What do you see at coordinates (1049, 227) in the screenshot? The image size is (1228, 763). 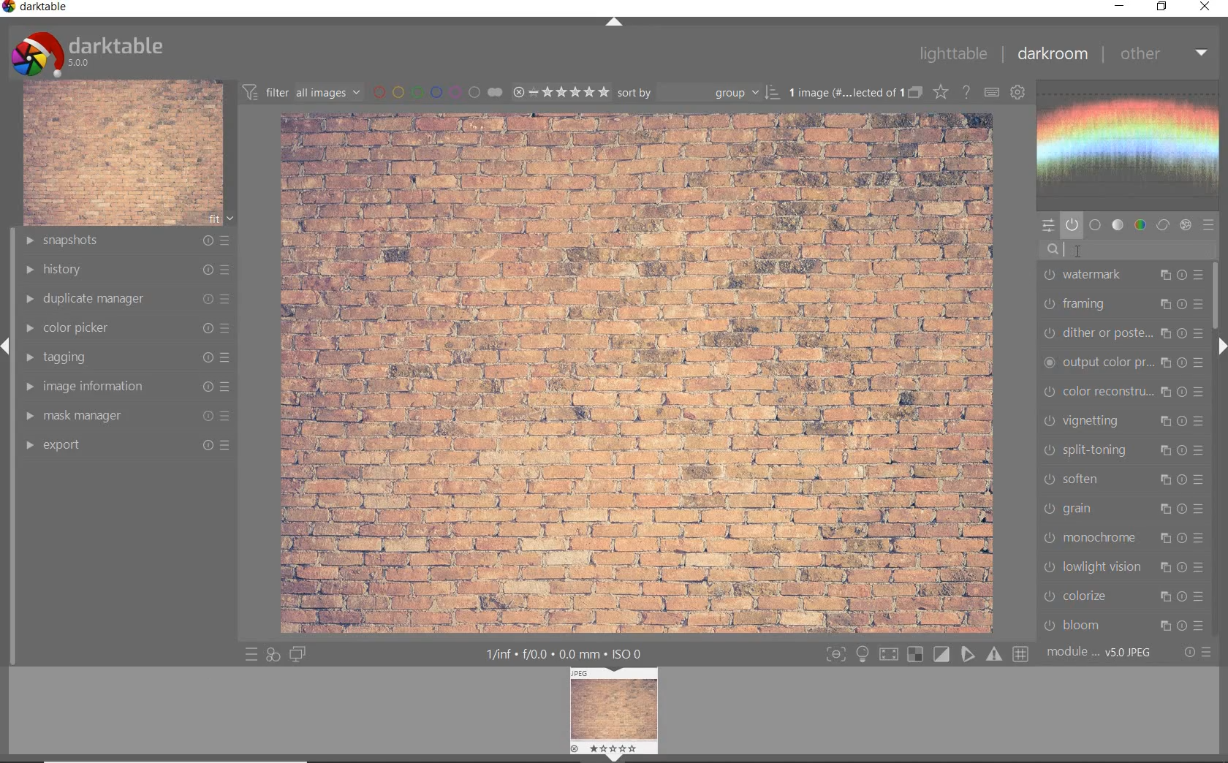 I see `quick access panel` at bounding box center [1049, 227].